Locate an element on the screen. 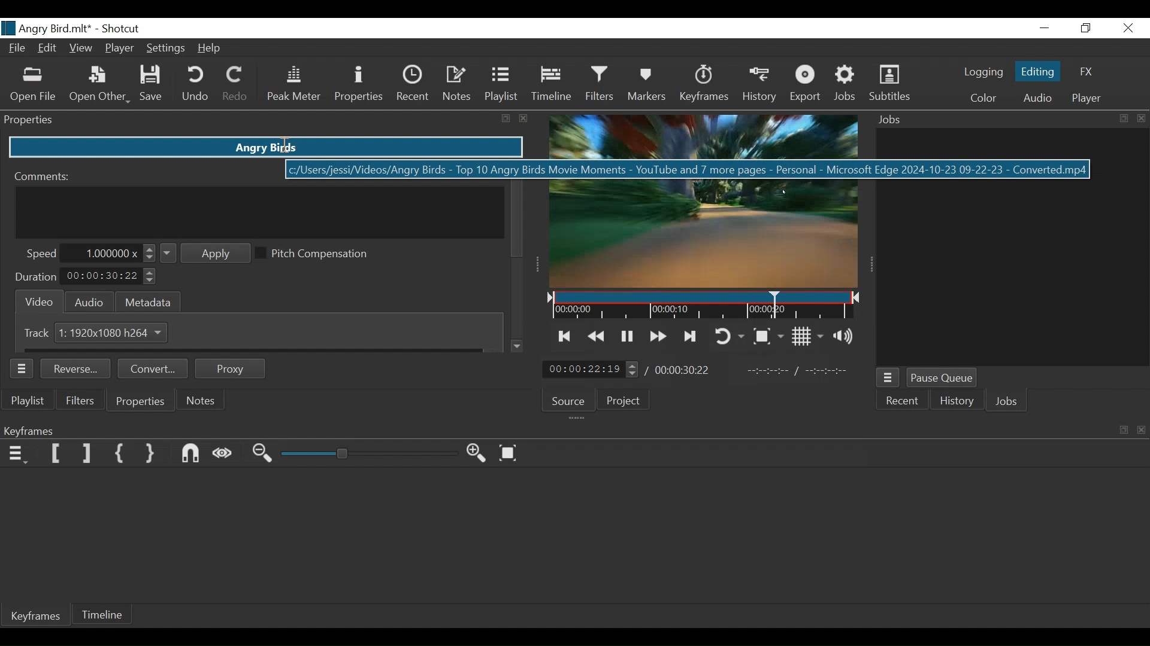 This screenshot has width=1150, height=646. Close is located at coordinates (1127, 28).